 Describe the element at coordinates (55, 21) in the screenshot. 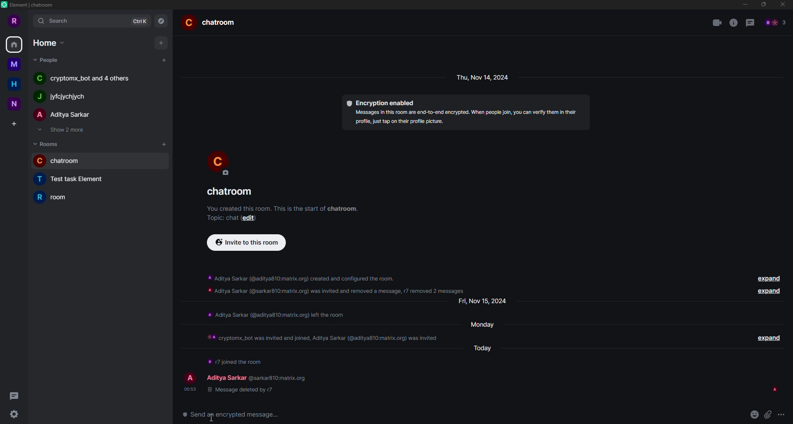

I see `search` at that location.